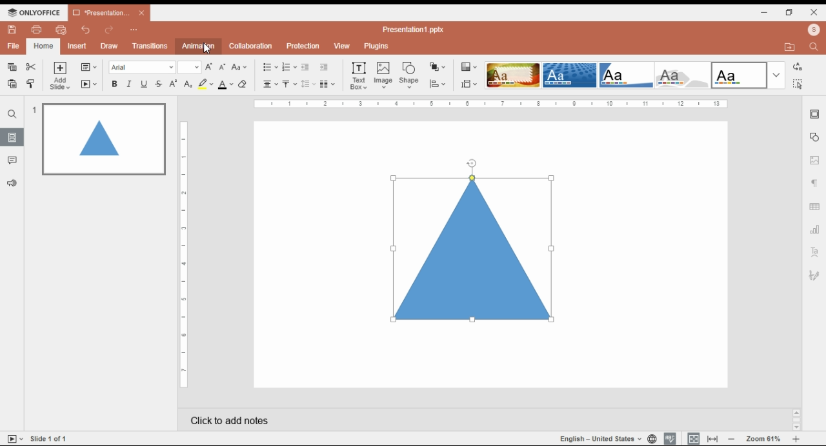  Describe the element at coordinates (414, 30) in the screenshot. I see `title` at that location.